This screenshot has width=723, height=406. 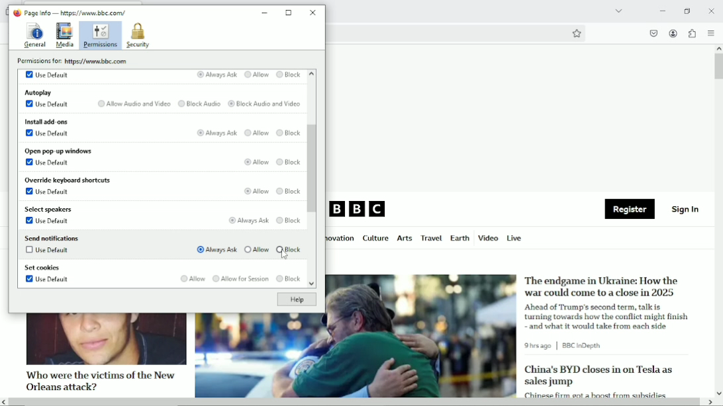 I want to click on Horizontal scrollbar, so click(x=356, y=403).